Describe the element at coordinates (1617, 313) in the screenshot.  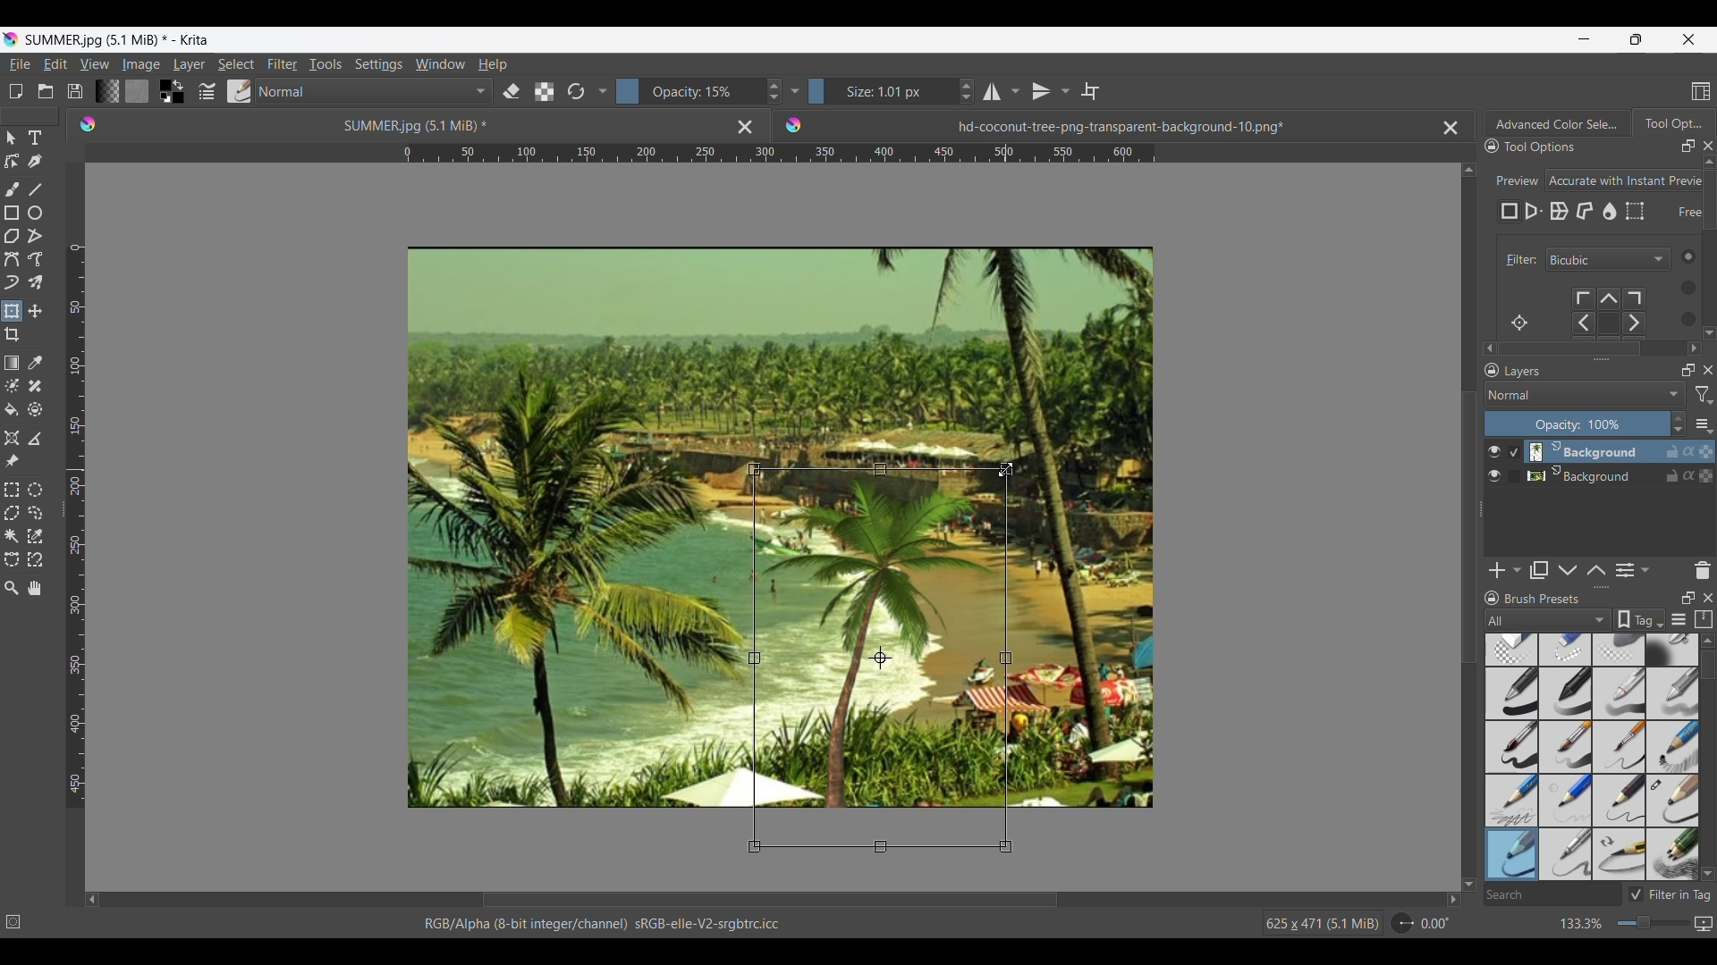
I see `Controls` at that location.